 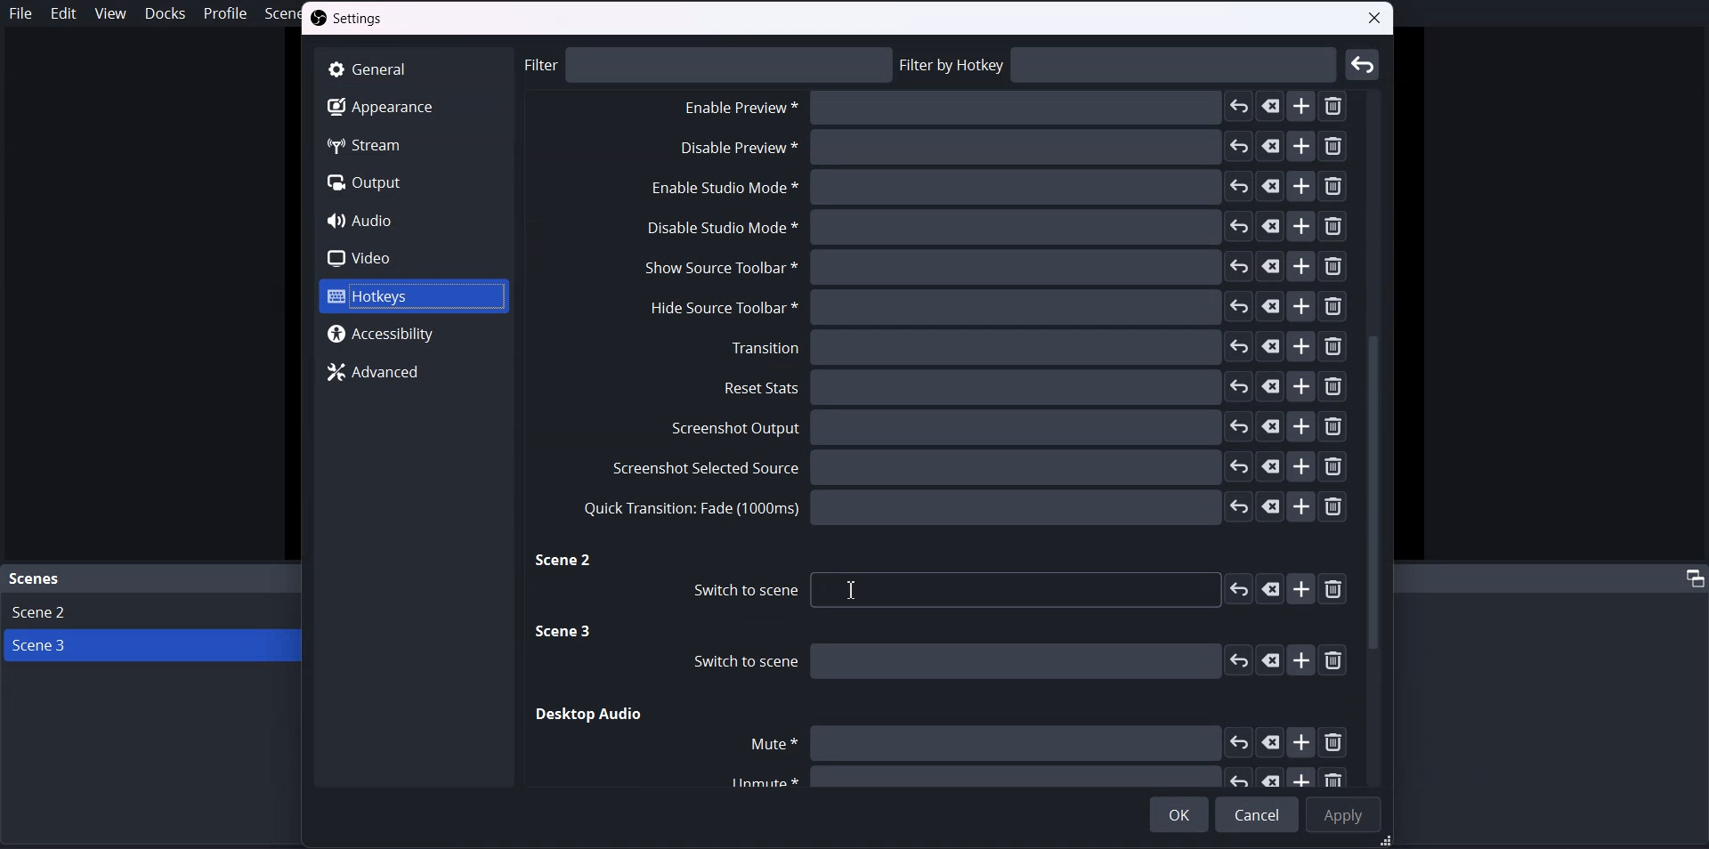 I want to click on Show source toolbar, so click(x=992, y=268).